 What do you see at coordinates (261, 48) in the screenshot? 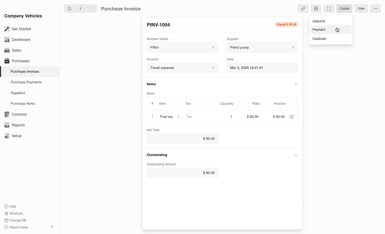
I see `petrol pump` at bounding box center [261, 48].